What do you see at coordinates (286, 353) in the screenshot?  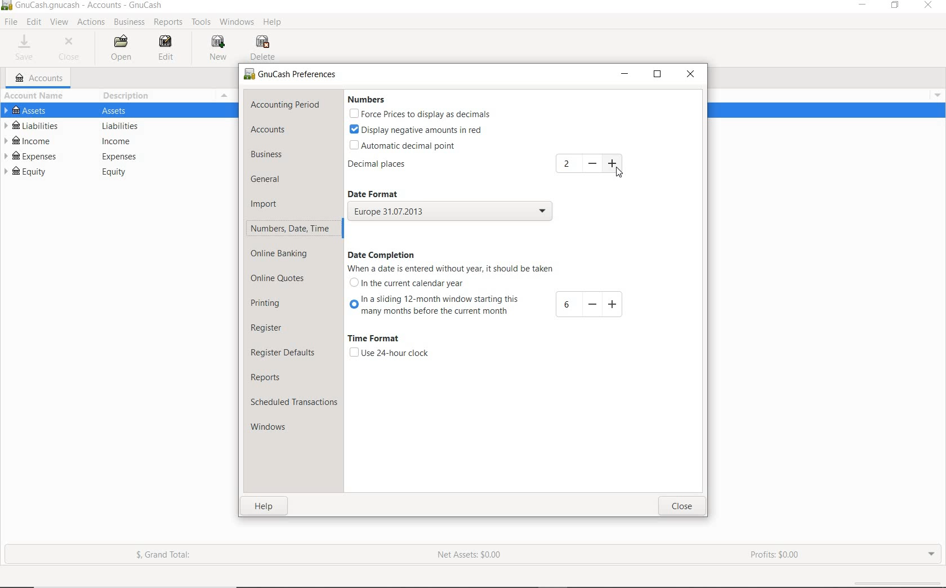 I see `register defaults` at bounding box center [286, 353].